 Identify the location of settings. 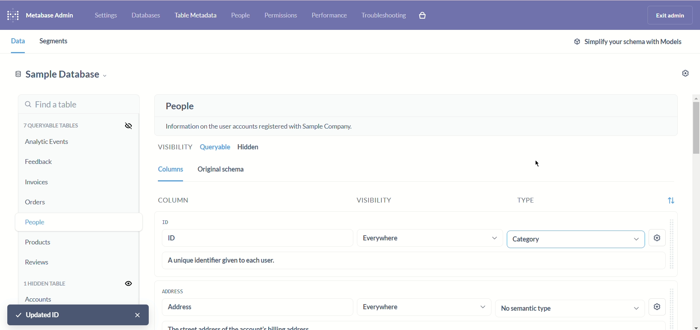
(658, 239).